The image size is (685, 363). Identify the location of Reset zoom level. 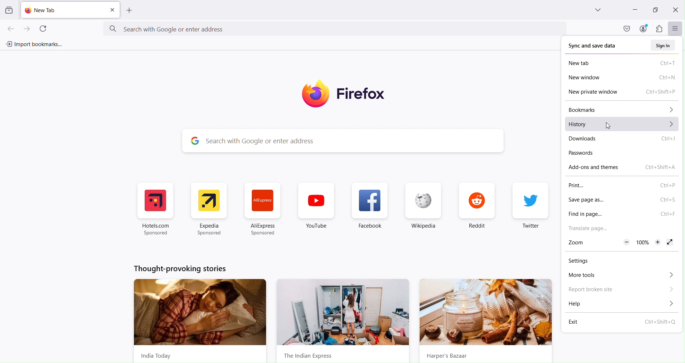
(641, 242).